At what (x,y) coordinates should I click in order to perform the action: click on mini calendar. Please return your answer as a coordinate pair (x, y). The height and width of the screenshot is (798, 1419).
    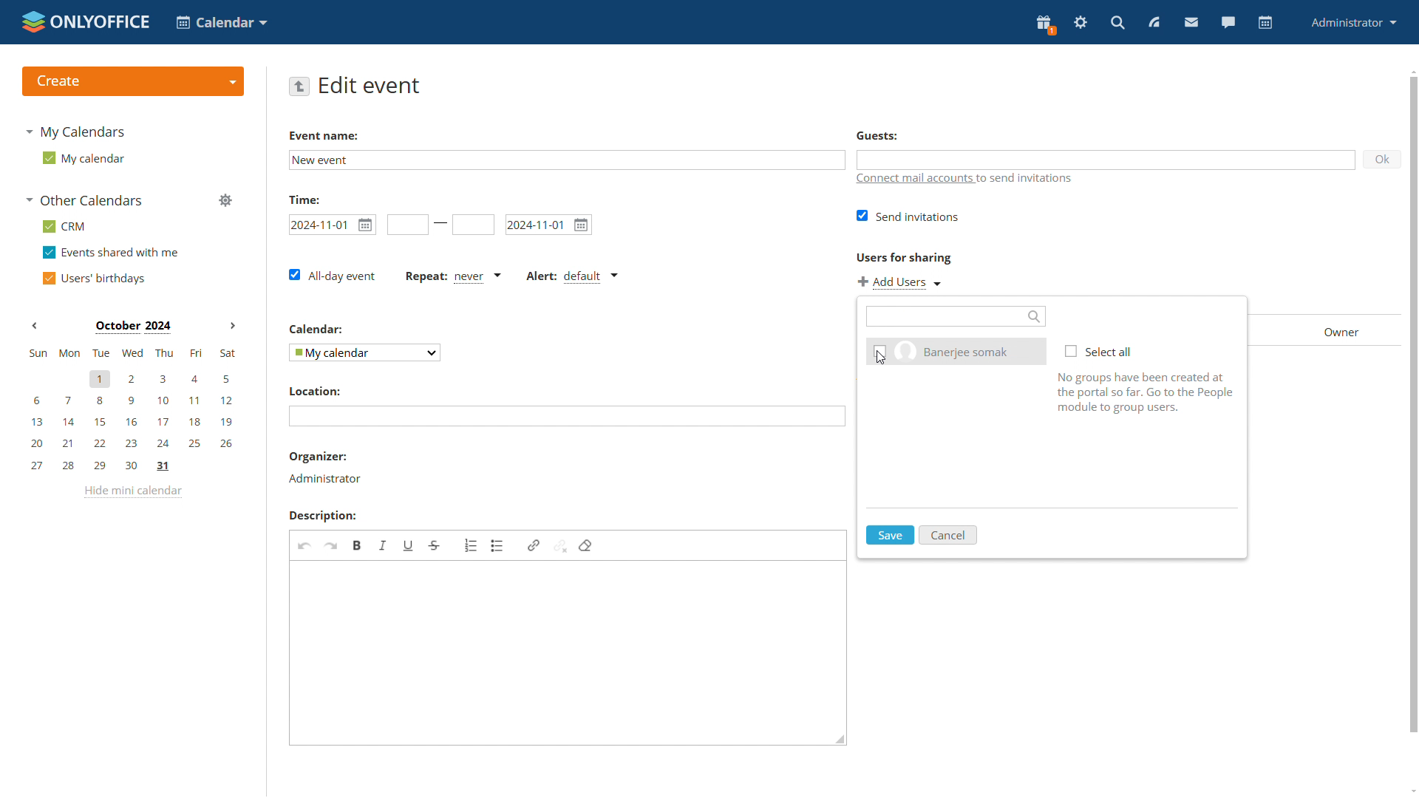
    Looking at the image, I should click on (132, 410).